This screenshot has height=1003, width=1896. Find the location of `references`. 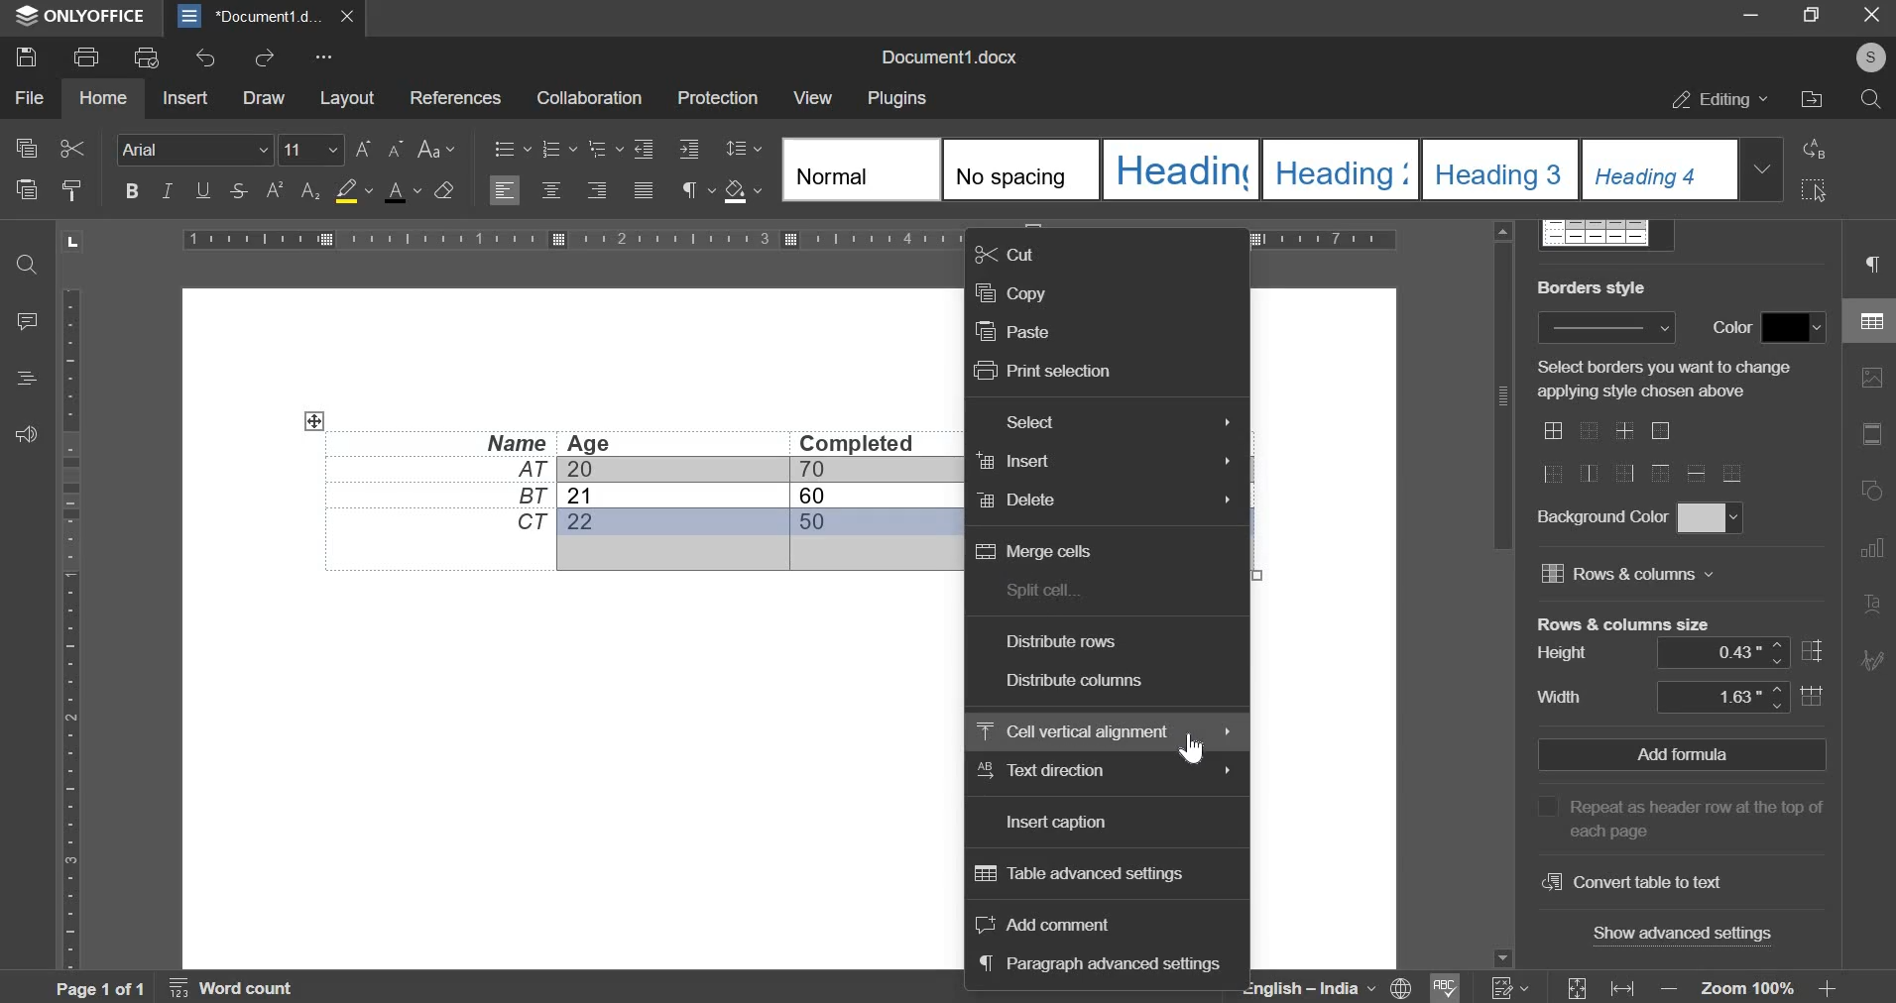

references is located at coordinates (453, 94).